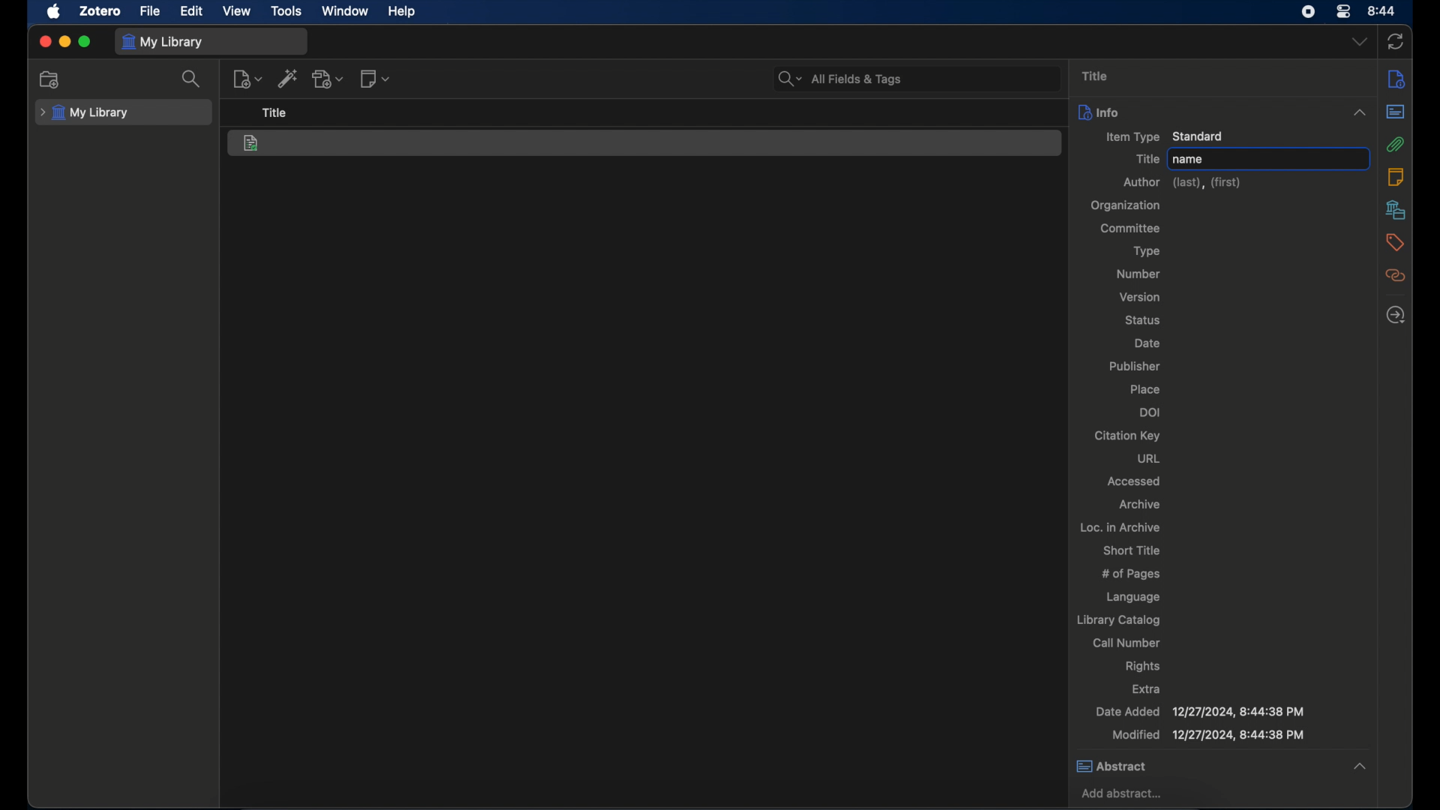  I want to click on new note, so click(376, 79).